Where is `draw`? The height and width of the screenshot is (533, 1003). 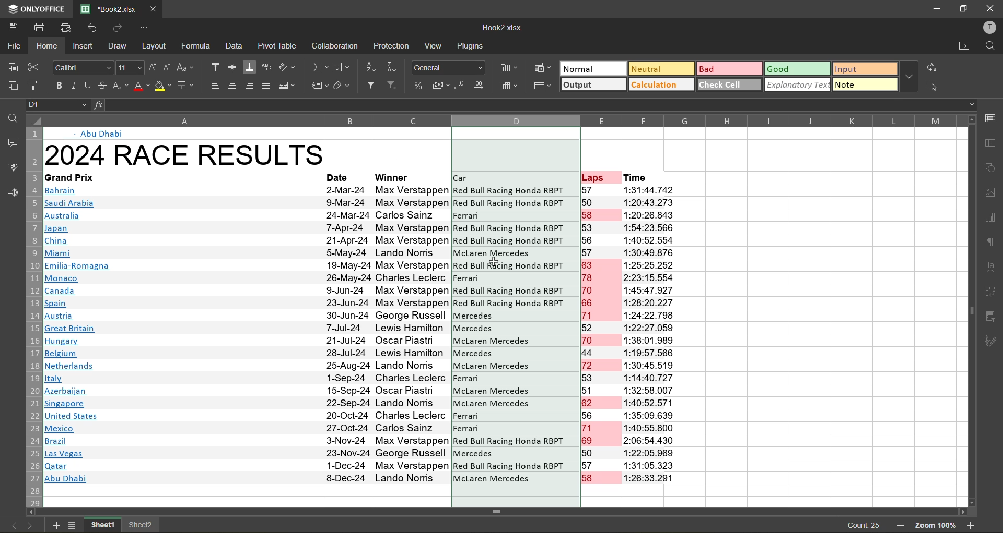
draw is located at coordinates (117, 46).